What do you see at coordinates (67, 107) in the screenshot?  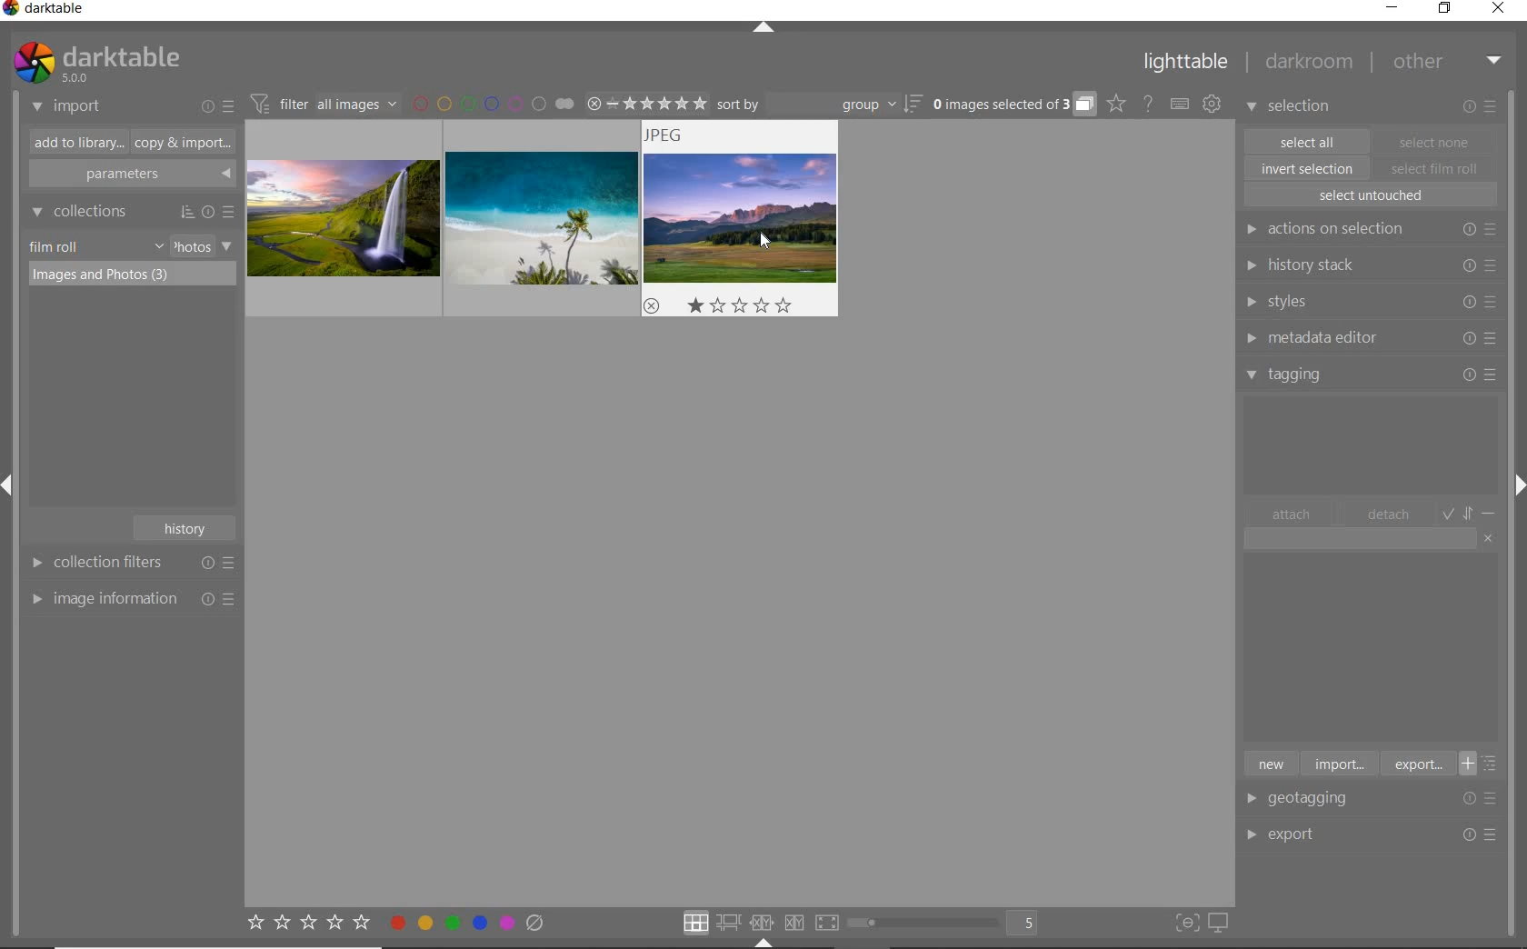 I see `import` at bounding box center [67, 107].